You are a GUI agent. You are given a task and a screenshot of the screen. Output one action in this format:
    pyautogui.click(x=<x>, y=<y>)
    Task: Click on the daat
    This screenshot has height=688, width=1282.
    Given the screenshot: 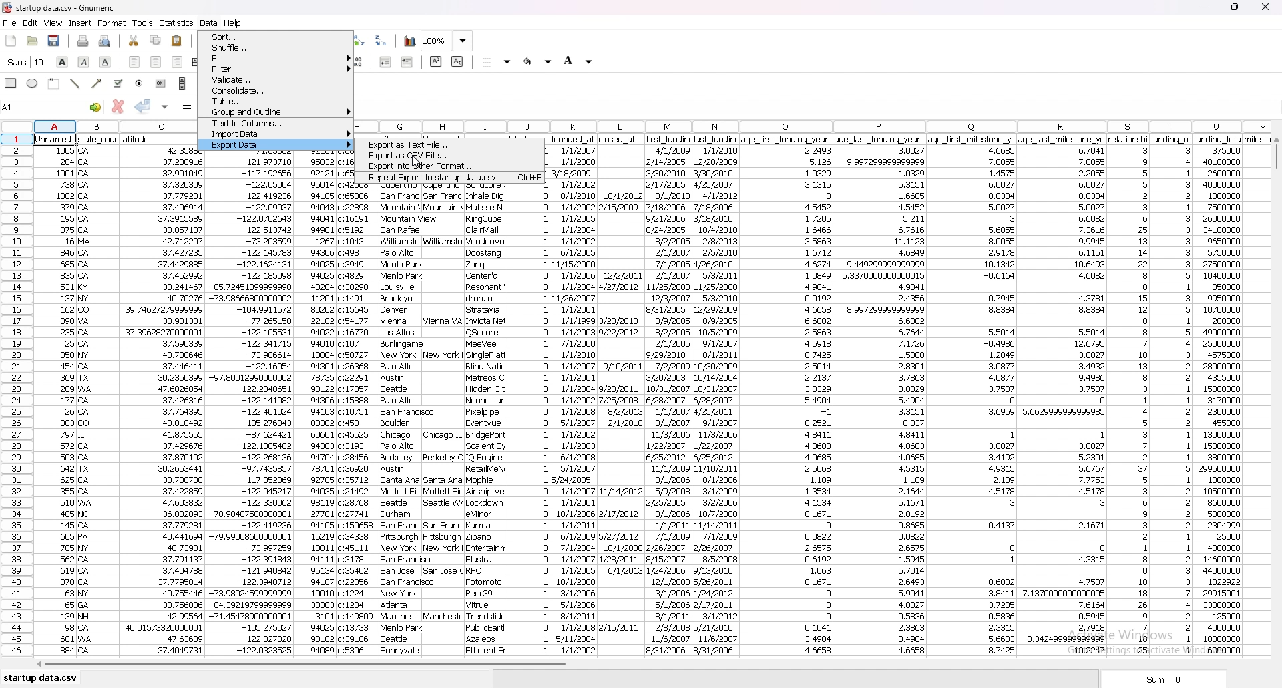 What is the action you would take?
    pyautogui.click(x=358, y=420)
    